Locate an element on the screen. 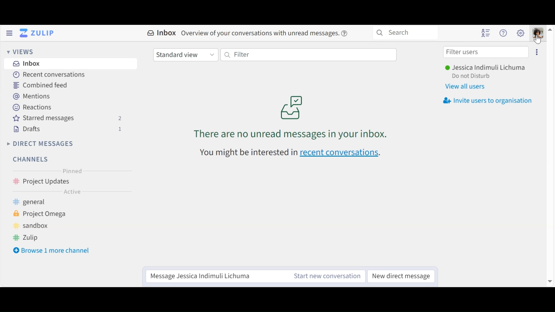 This screenshot has height=312, width=555. general is located at coordinates (40, 203).